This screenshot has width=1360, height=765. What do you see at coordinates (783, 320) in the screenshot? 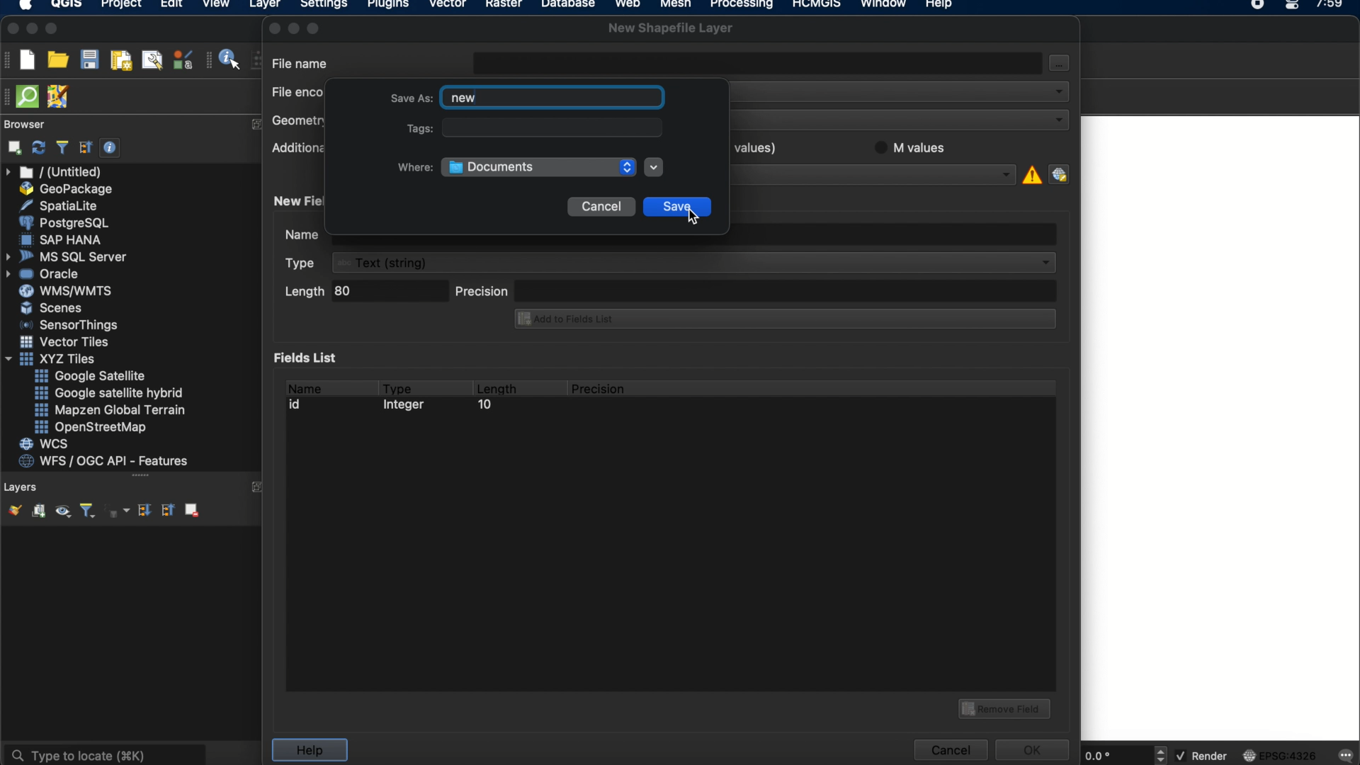
I see `inactive add fields list icon` at bounding box center [783, 320].